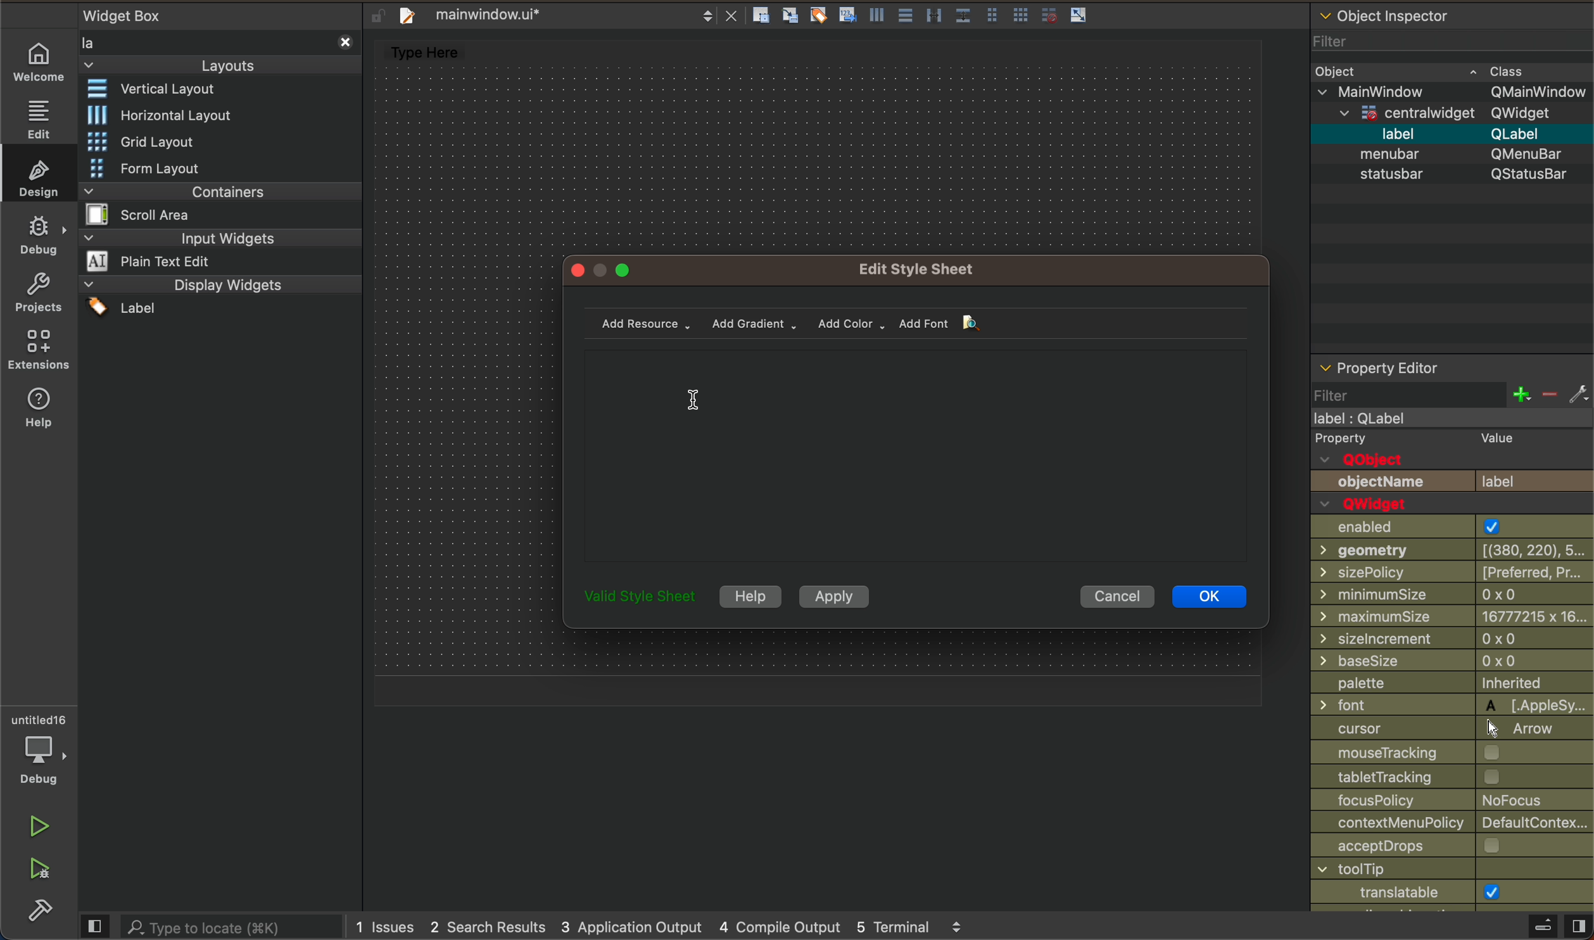  Describe the element at coordinates (1433, 72) in the screenshot. I see `object` at that location.